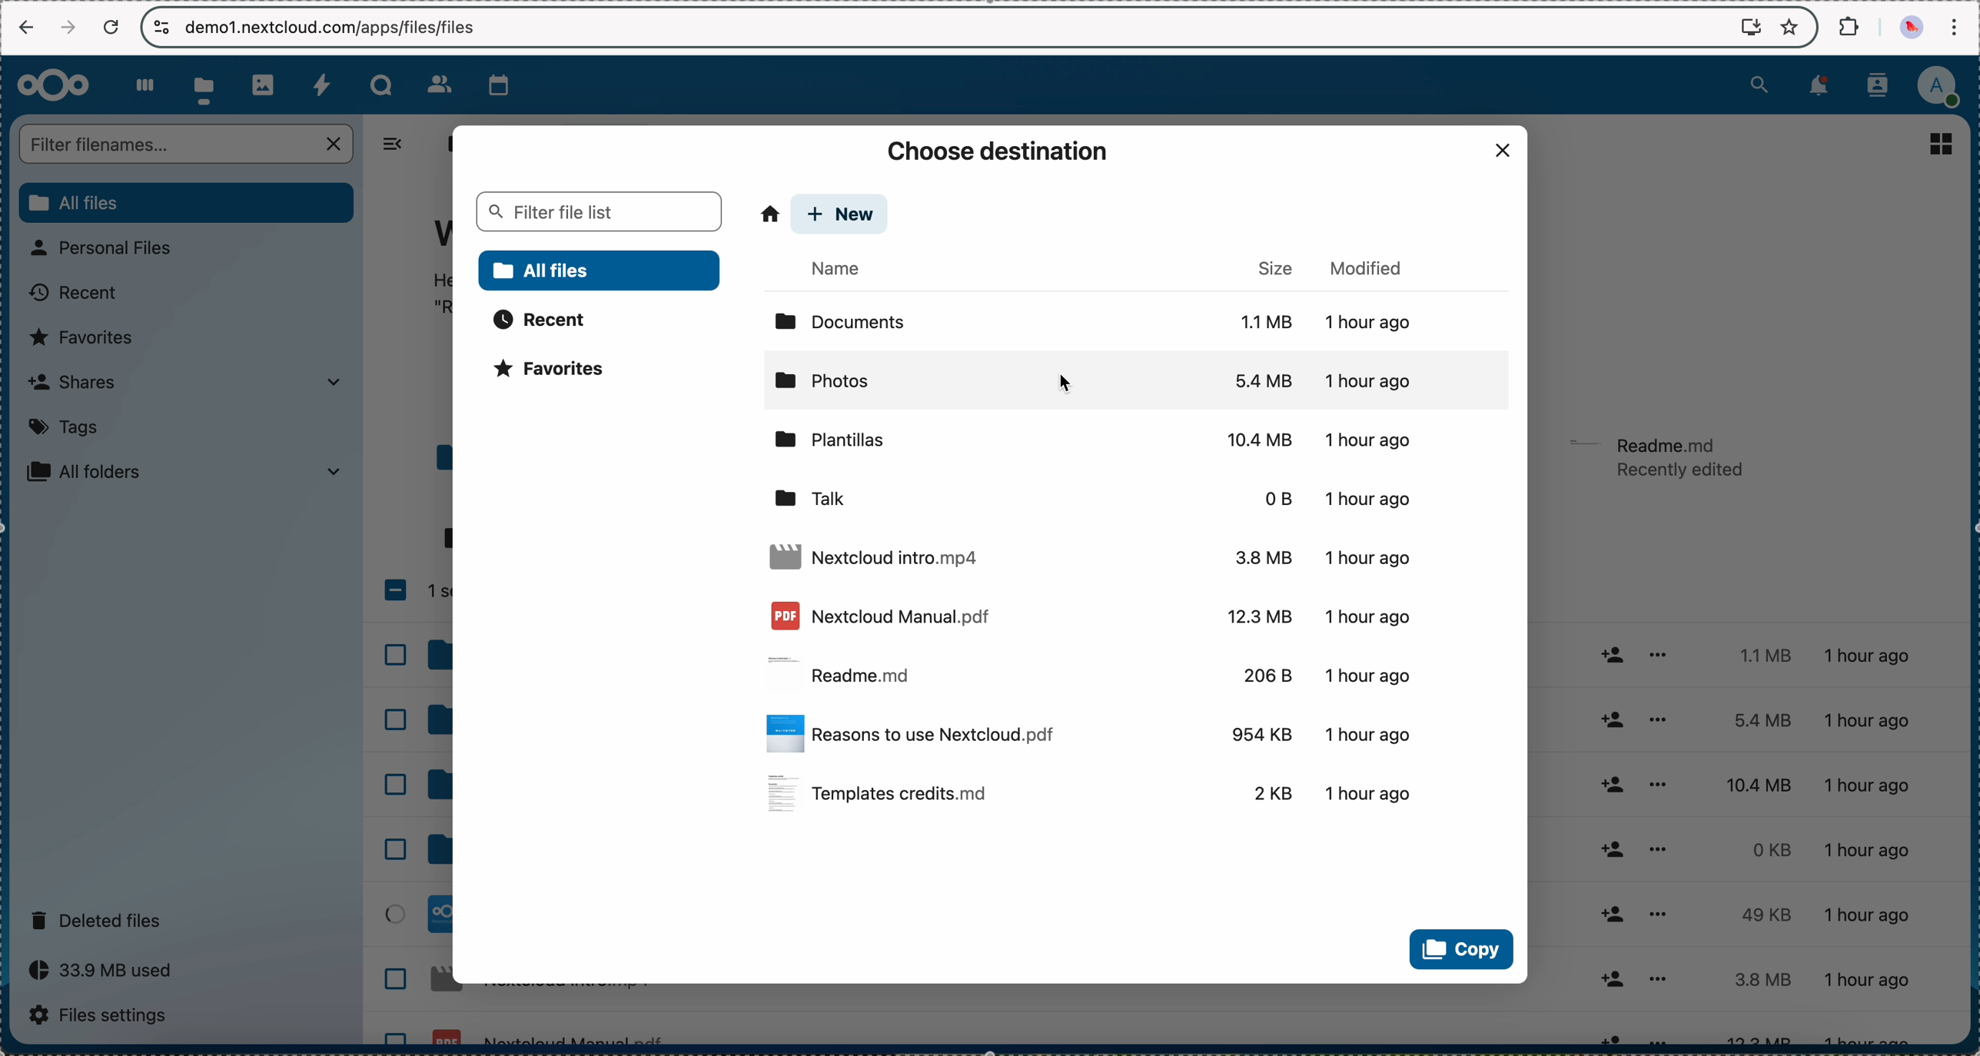  Describe the element at coordinates (1788, 26) in the screenshot. I see `favorites` at that location.